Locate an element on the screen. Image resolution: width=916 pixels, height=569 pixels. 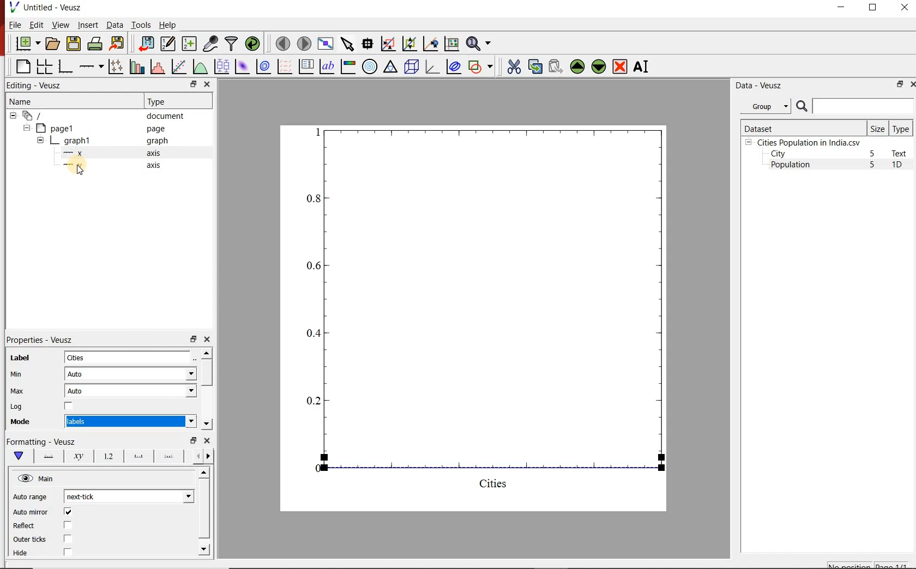
Label is located at coordinates (17, 358).